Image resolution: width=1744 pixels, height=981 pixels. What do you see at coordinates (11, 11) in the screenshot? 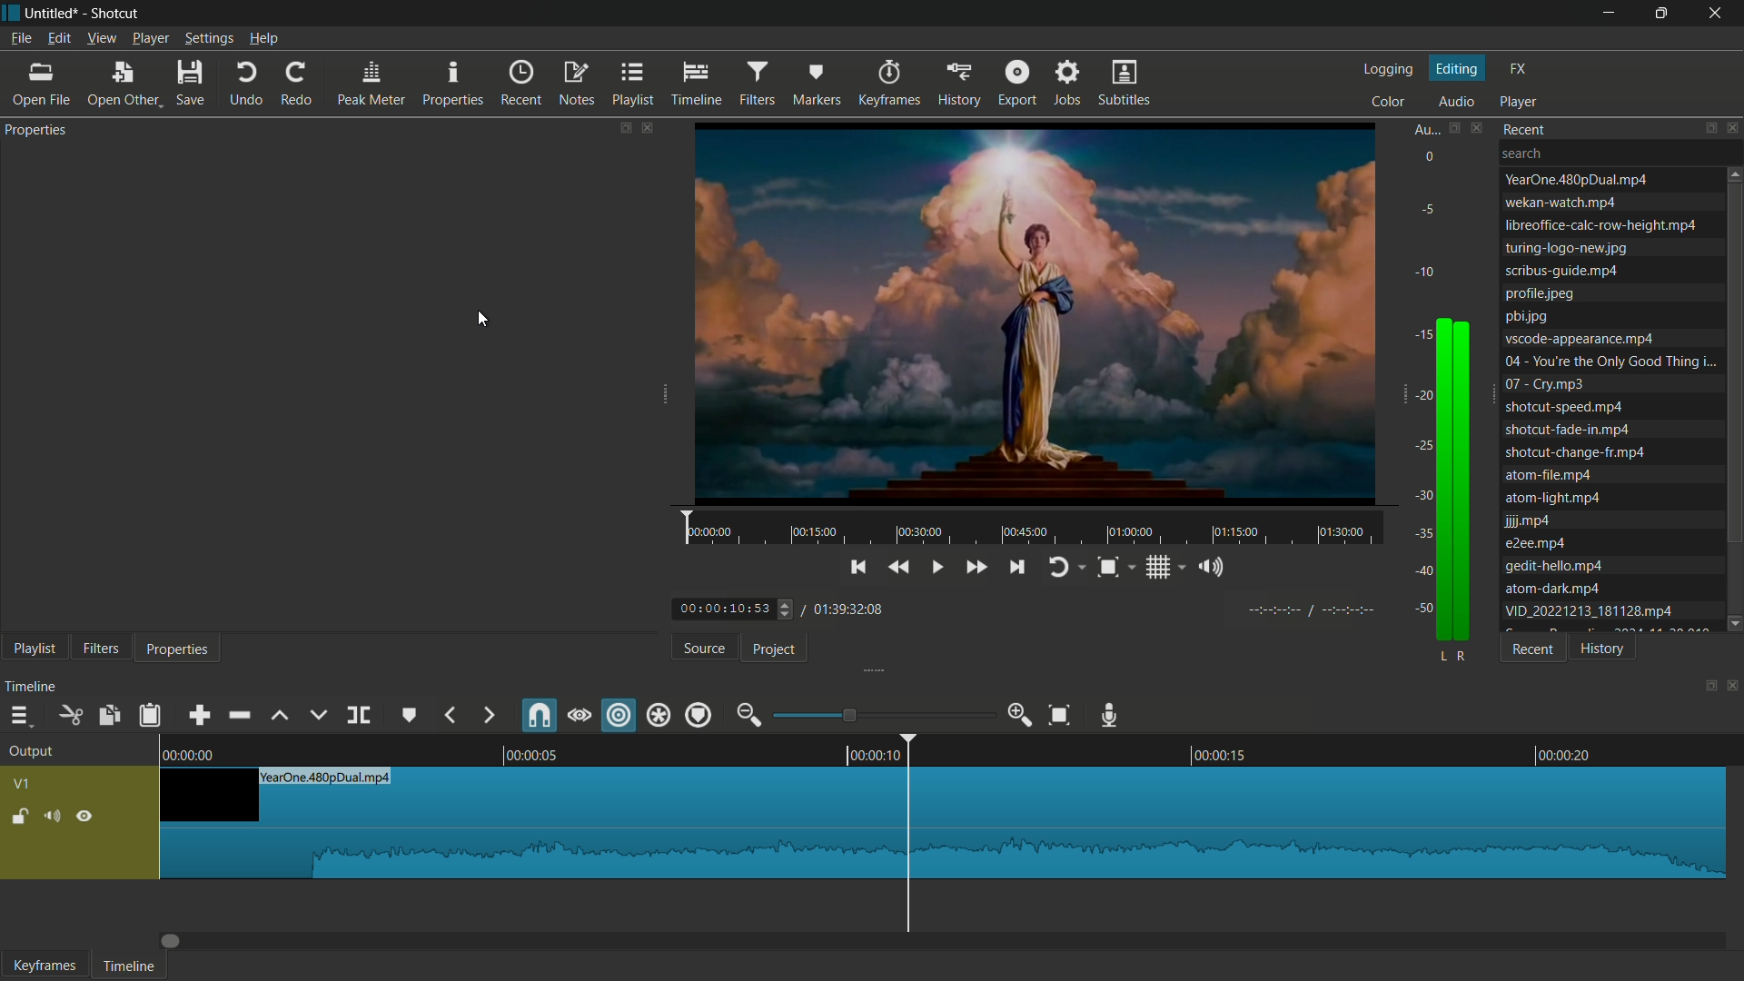
I see `app icon` at bounding box center [11, 11].